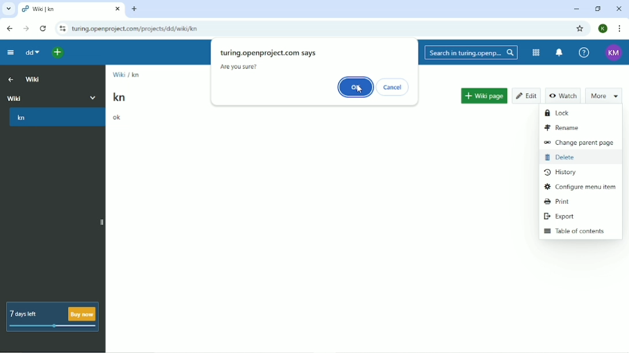 The width and height of the screenshot is (629, 353). What do you see at coordinates (136, 29) in the screenshot?
I see `Site` at bounding box center [136, 29].